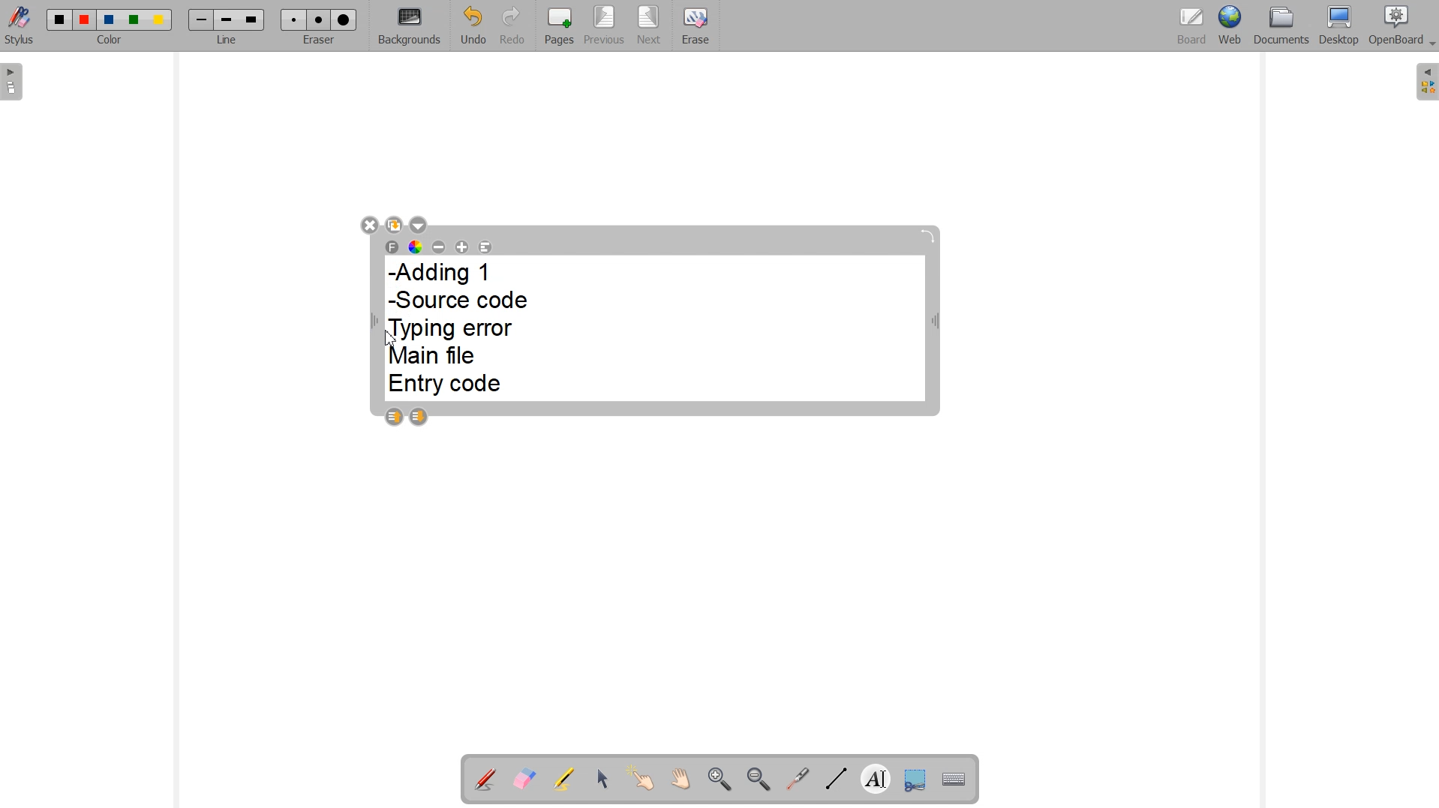 The height and width of the screenshot is (808, 1439). Describe the element at coordinates (86, 20) in the screenshot. I see `Color 2` at that location.